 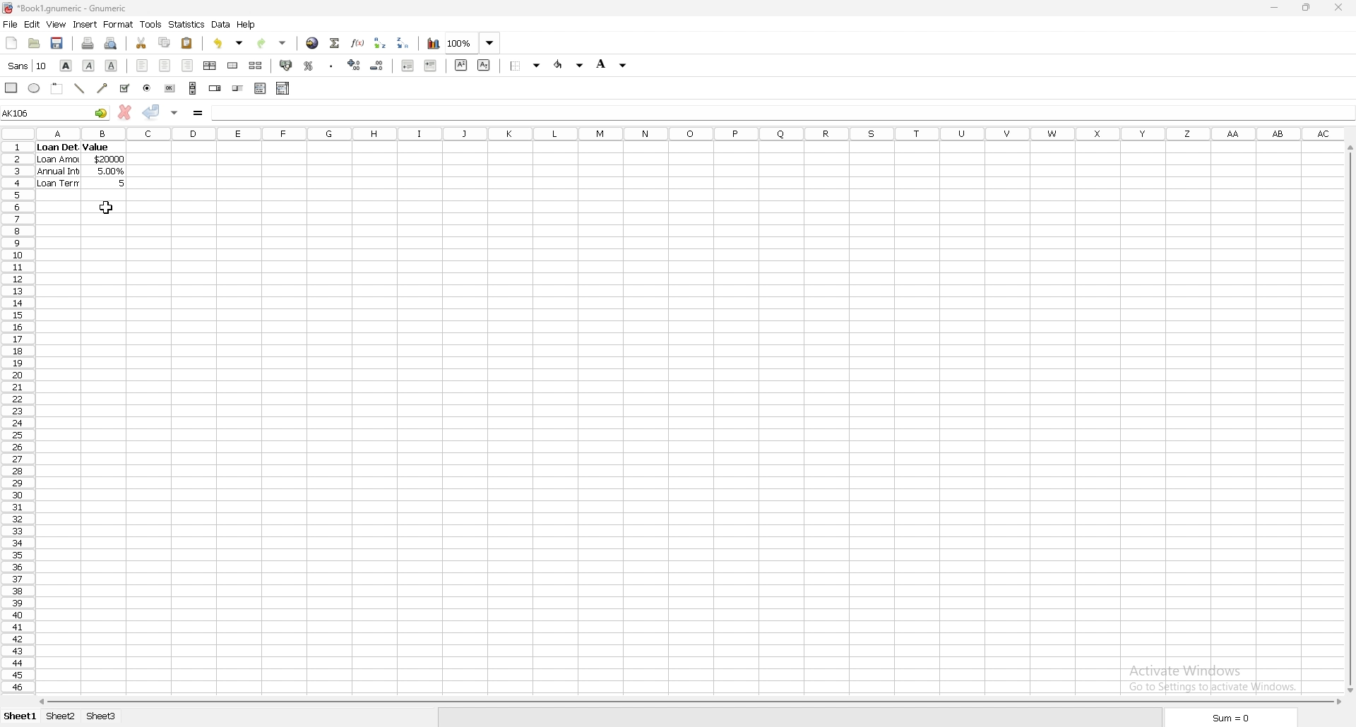 What do you see at coordinates (112, 65) in the screenshot?
I see `underline` at bounding box center [112, 65].